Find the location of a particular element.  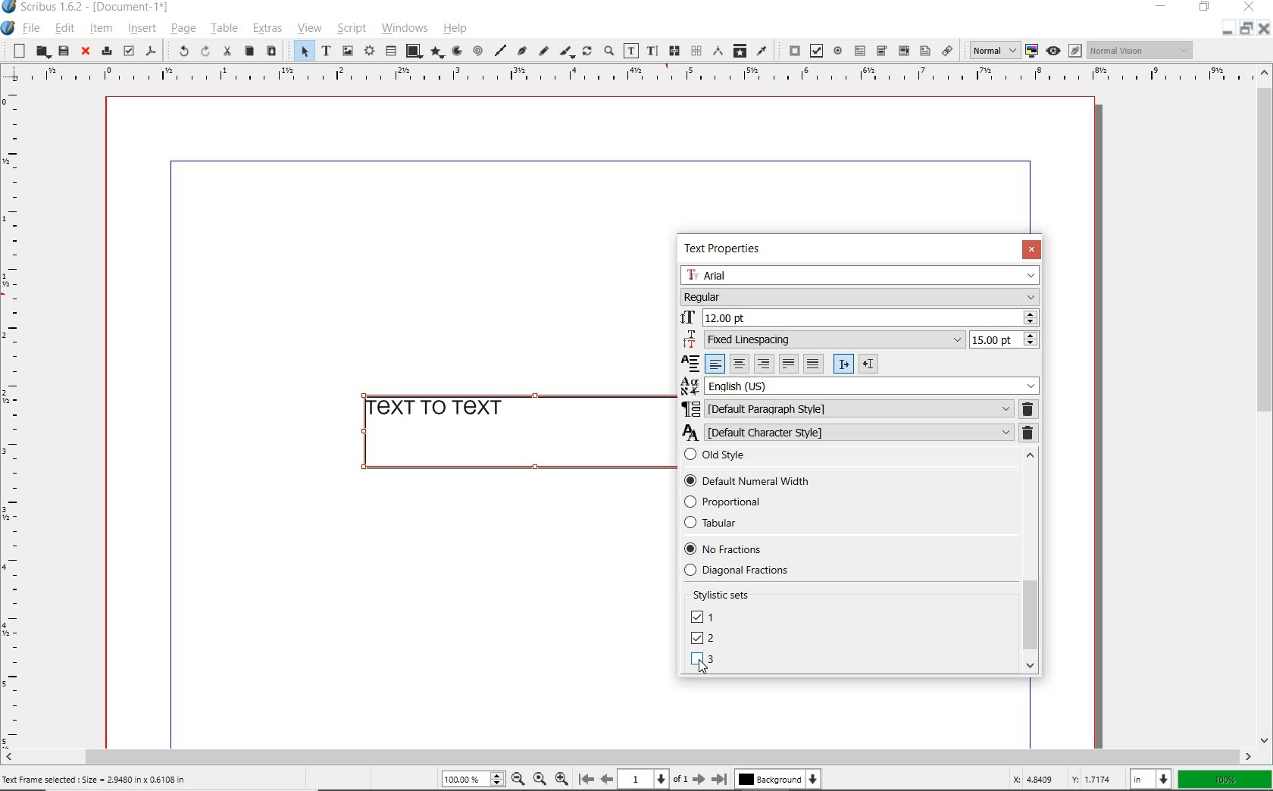

measurements is located at coordinates (717, 52).